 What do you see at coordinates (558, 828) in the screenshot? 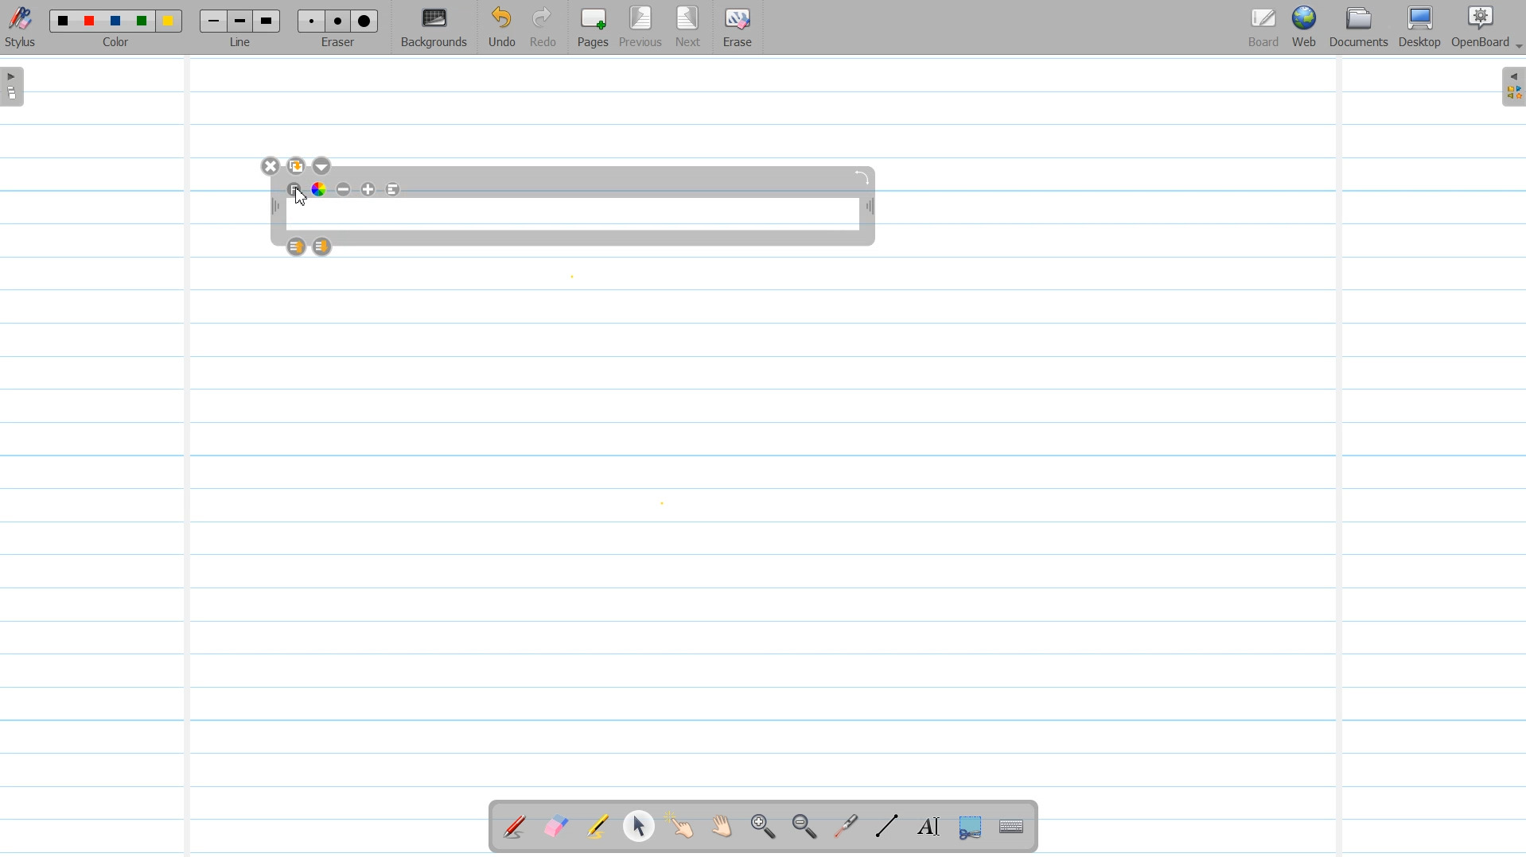
I see `Erase Annotation` at bounding box center [558, 828].